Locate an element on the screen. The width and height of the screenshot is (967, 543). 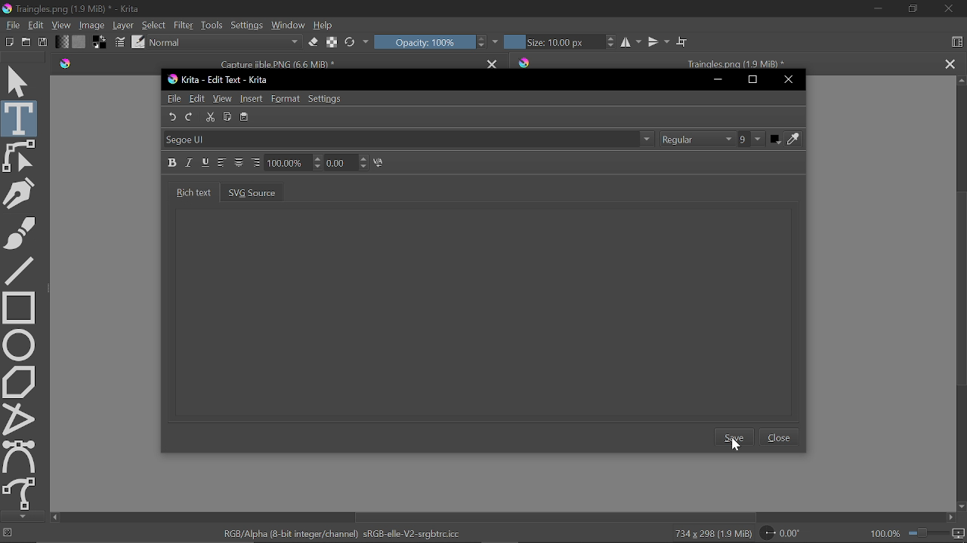
Window is located at coordinates (287, 25).